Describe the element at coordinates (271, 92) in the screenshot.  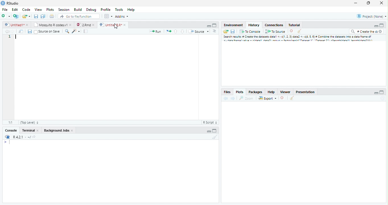
I see `Help` at that location.